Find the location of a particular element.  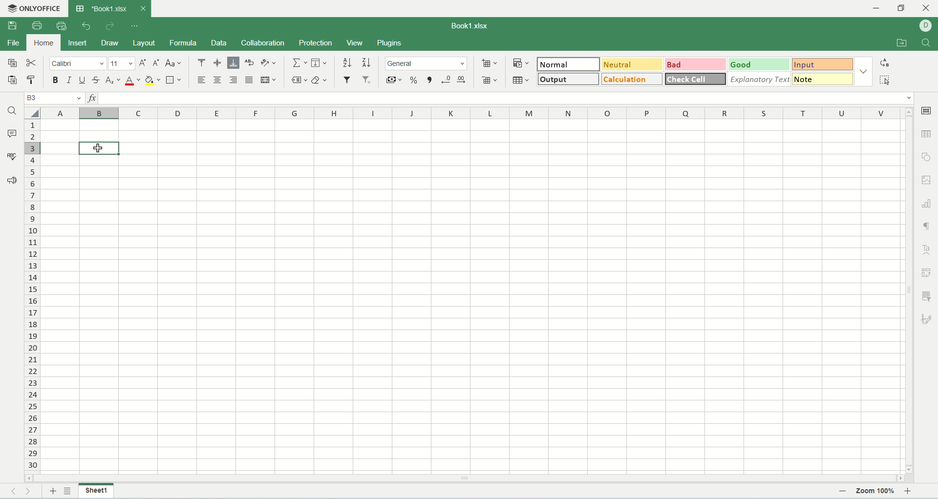

cut is located at coordinates (31, 62).